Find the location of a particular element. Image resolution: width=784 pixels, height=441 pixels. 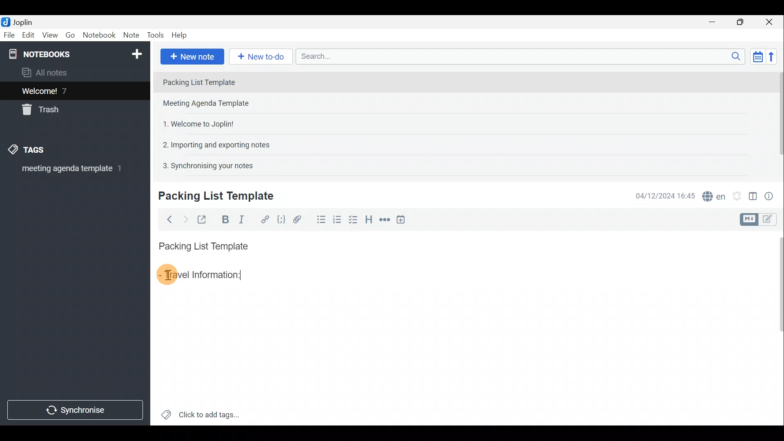

Travel Information: is located at coordinates (207, 276).